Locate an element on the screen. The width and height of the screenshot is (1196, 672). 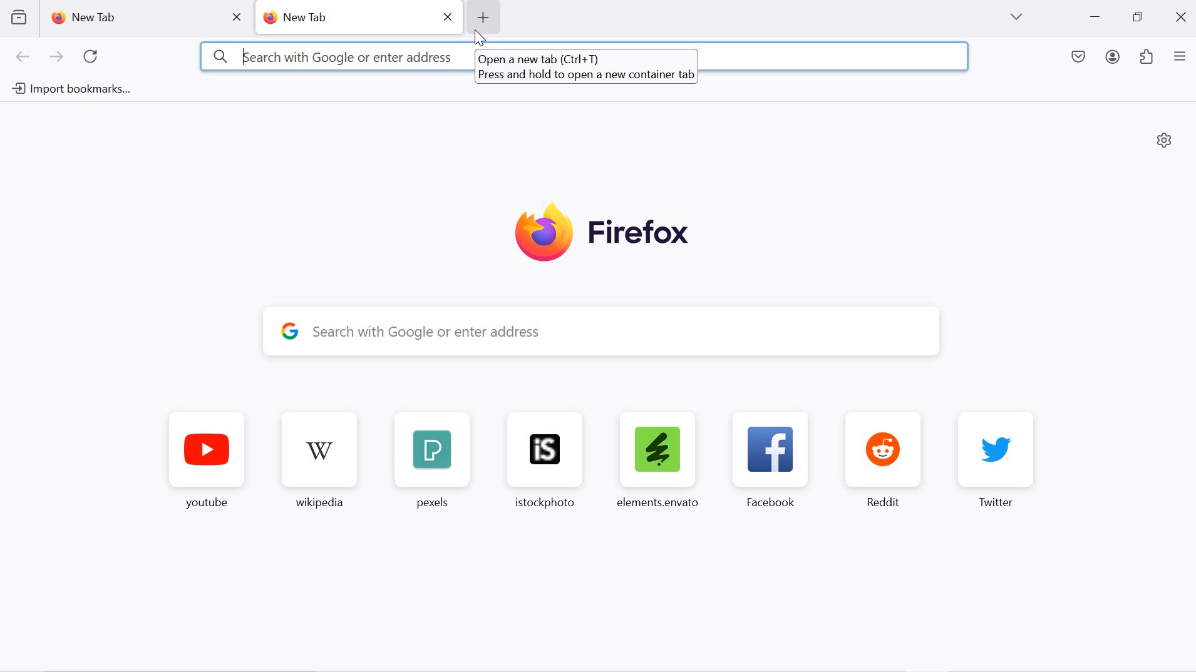
personalize new tab is located at coordinates (1165, 140).